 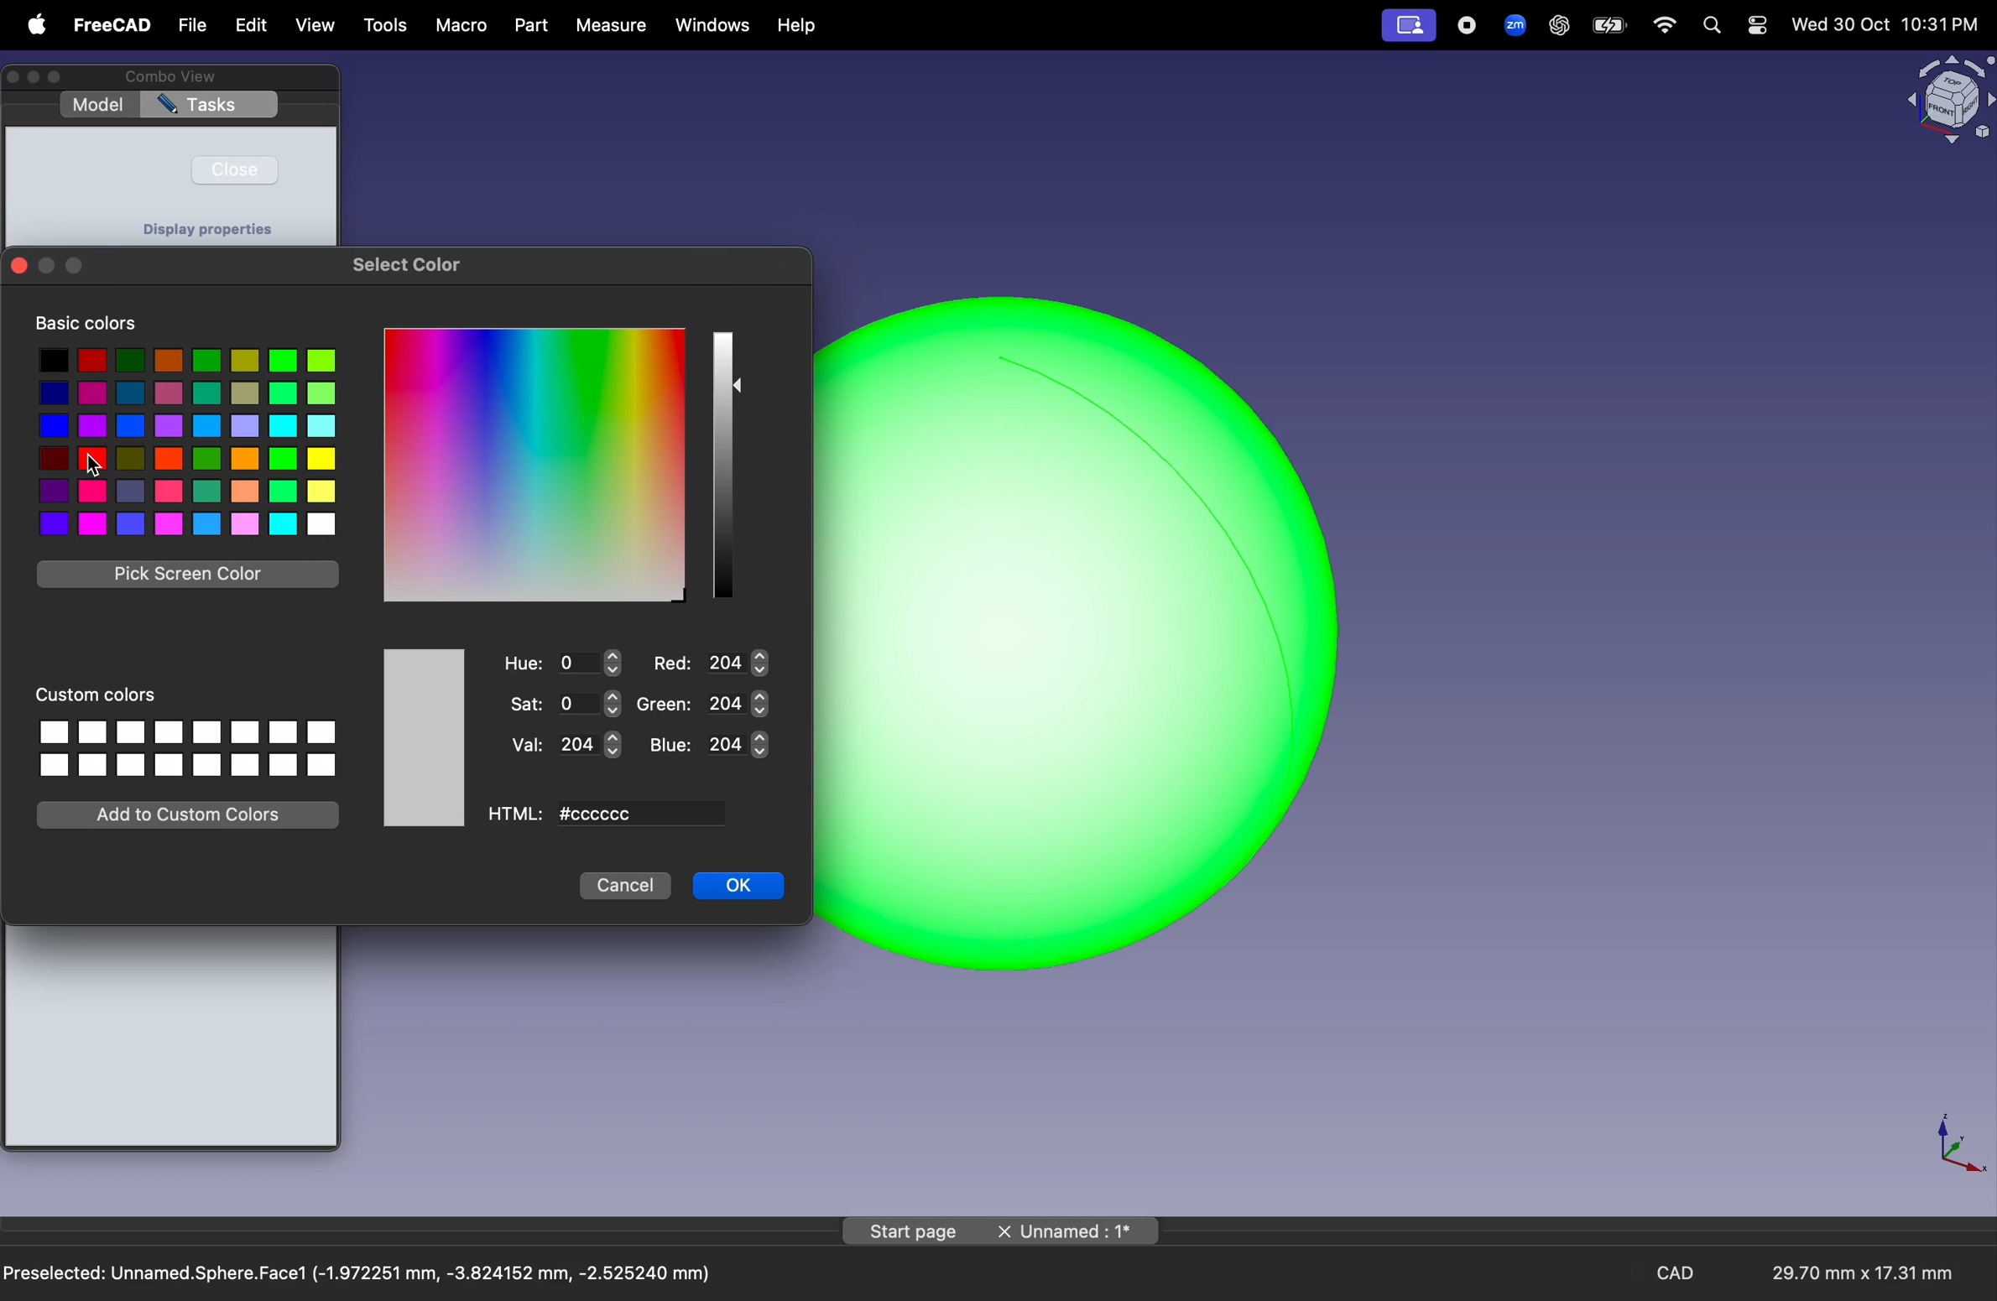 I want to click on 29.70 mm x 17.31 mm, so click(x=1848, y=1274).